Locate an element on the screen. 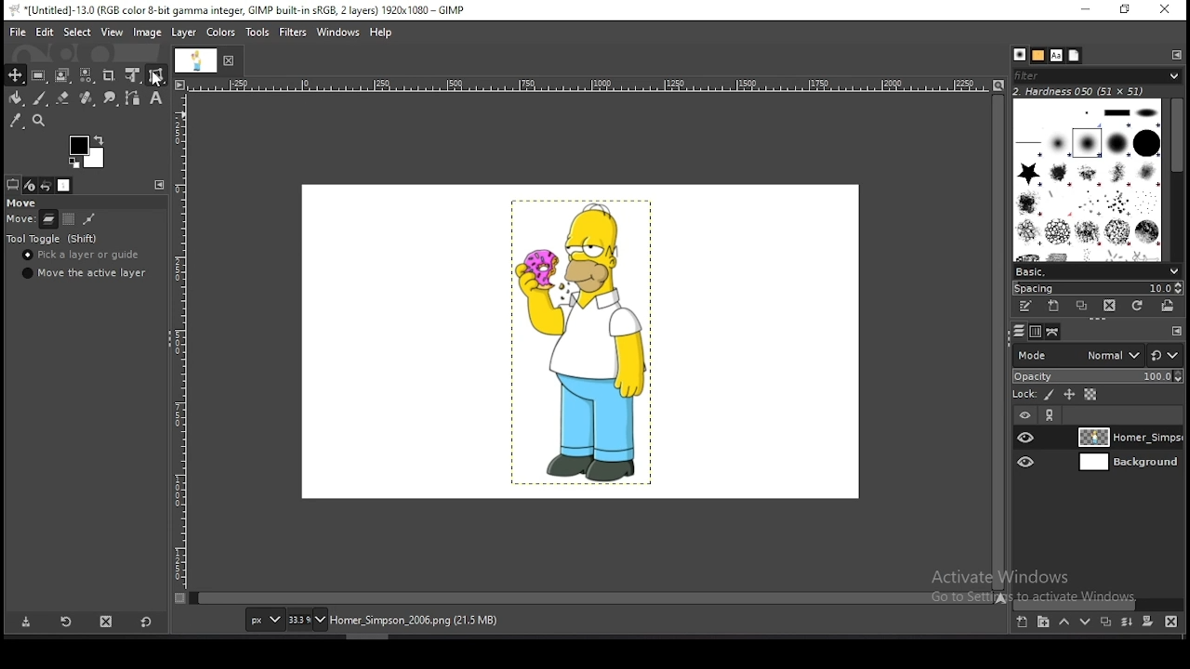 This screenshot has height=669, width=1190. edit is located at coordinates (45, 33).